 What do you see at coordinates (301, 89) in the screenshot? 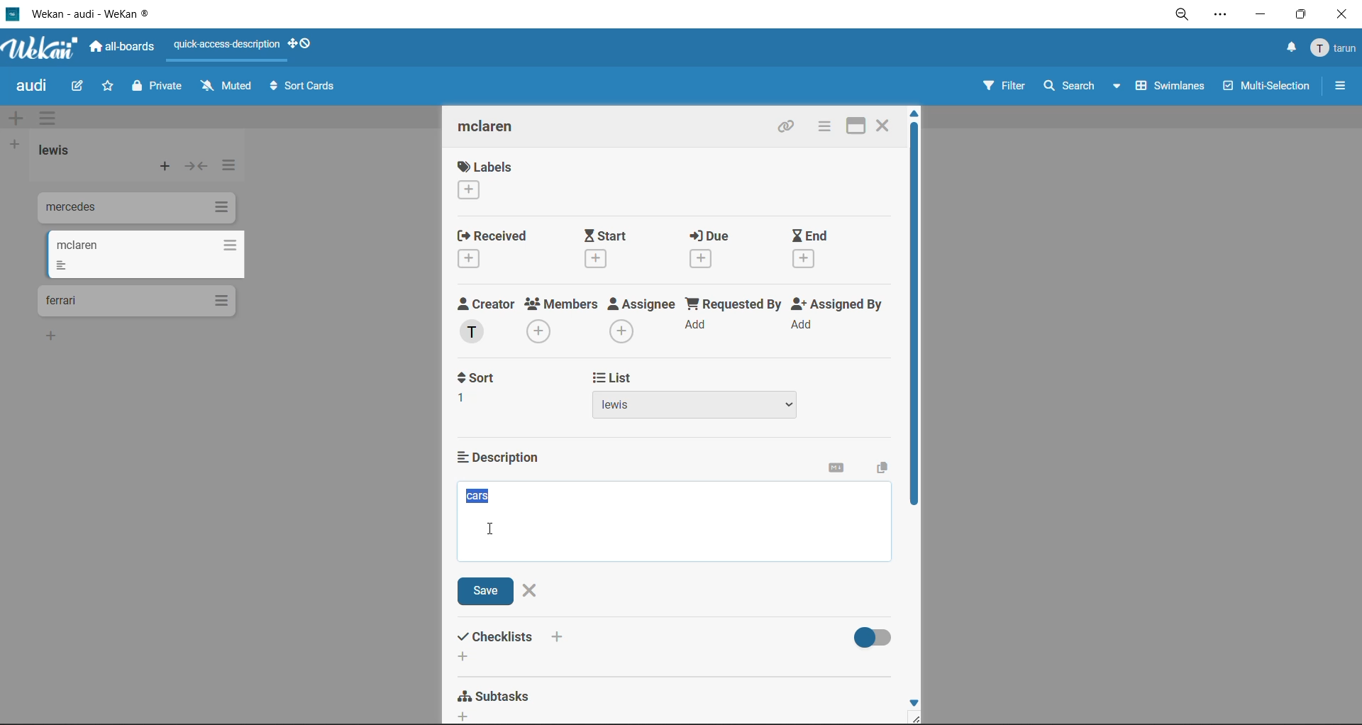
I see `sort cards` at bounding box center [301, 89].